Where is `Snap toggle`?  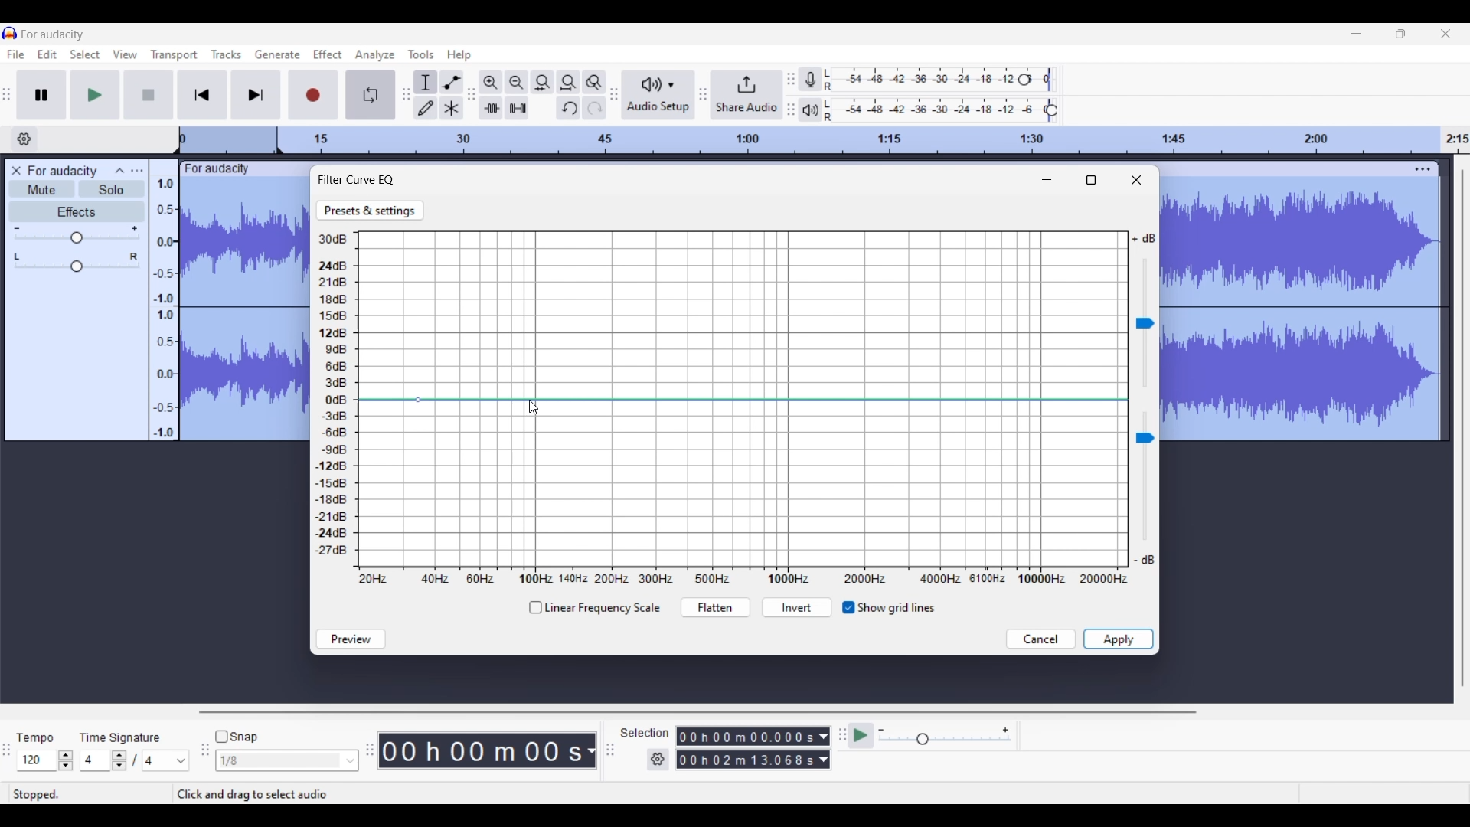 Snap toggle is located at coordinates (237, 737).